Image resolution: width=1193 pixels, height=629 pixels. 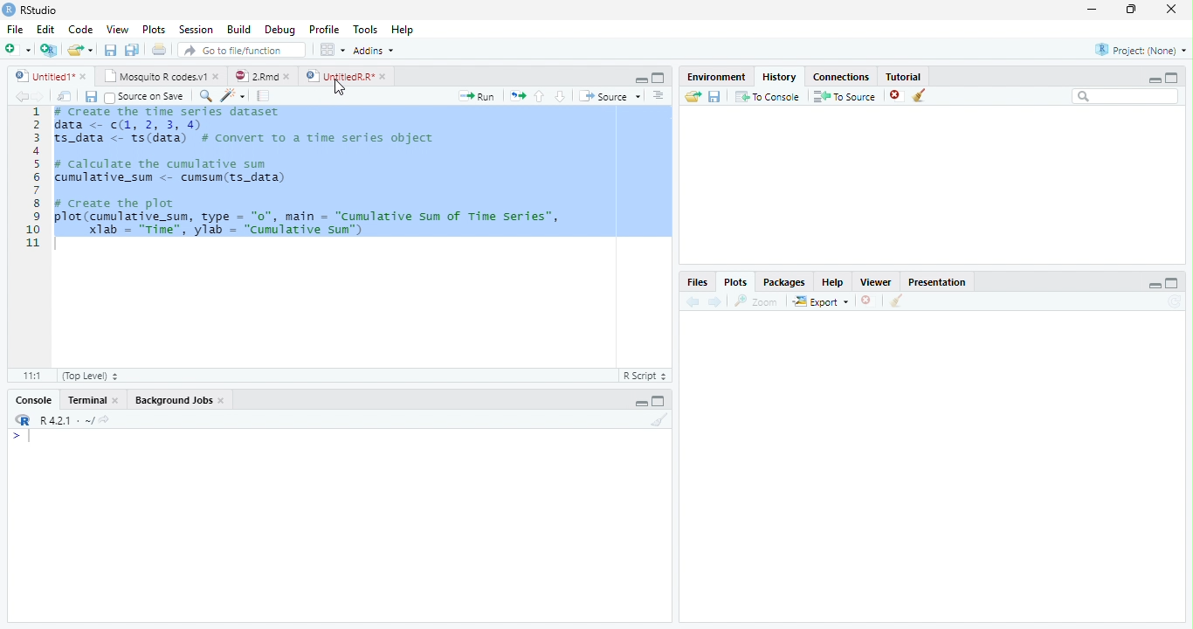 I want to click on Files, so click(x=700, y=282).